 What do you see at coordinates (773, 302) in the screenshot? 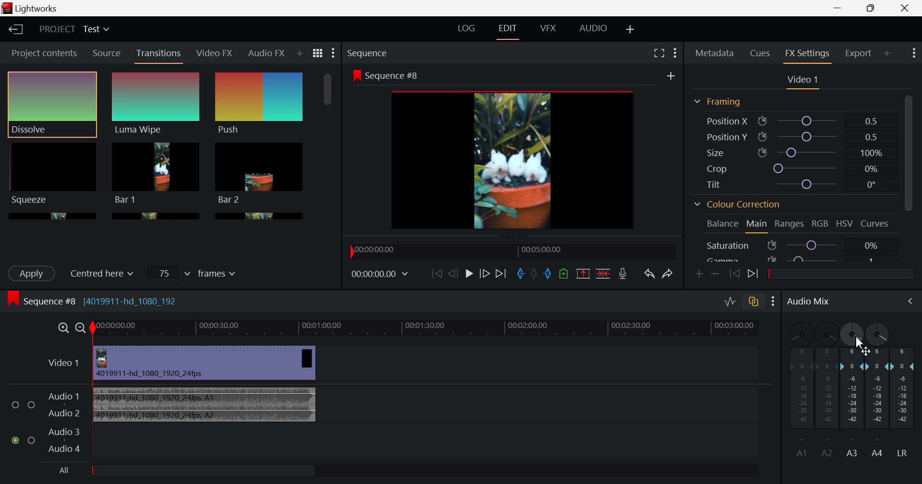
I see `Show Settings` at bounding box center [773, 302].